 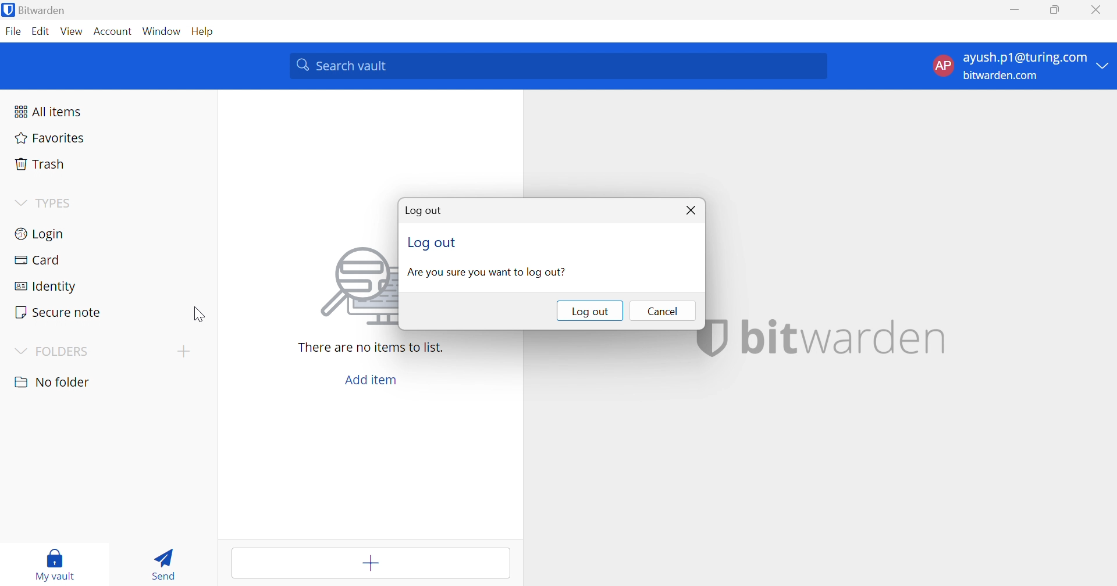 I want to click on Add tem, so click(x=373, y=563).